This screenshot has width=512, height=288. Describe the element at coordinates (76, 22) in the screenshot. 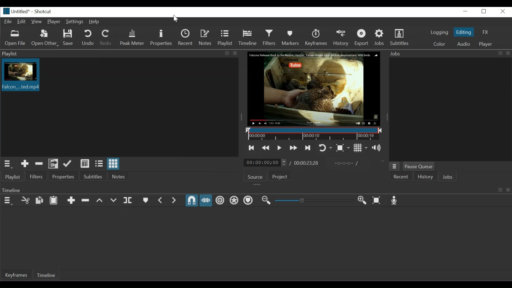

I see `Settings` at that location.